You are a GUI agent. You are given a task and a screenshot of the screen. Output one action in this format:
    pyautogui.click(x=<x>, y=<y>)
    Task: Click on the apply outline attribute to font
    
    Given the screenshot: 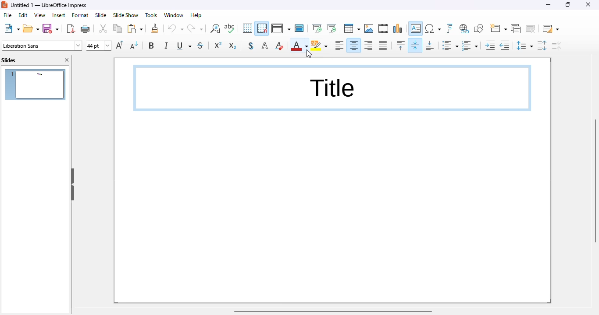 What is the action you would take?
    pyautogui.click(x=265, y=46)
    